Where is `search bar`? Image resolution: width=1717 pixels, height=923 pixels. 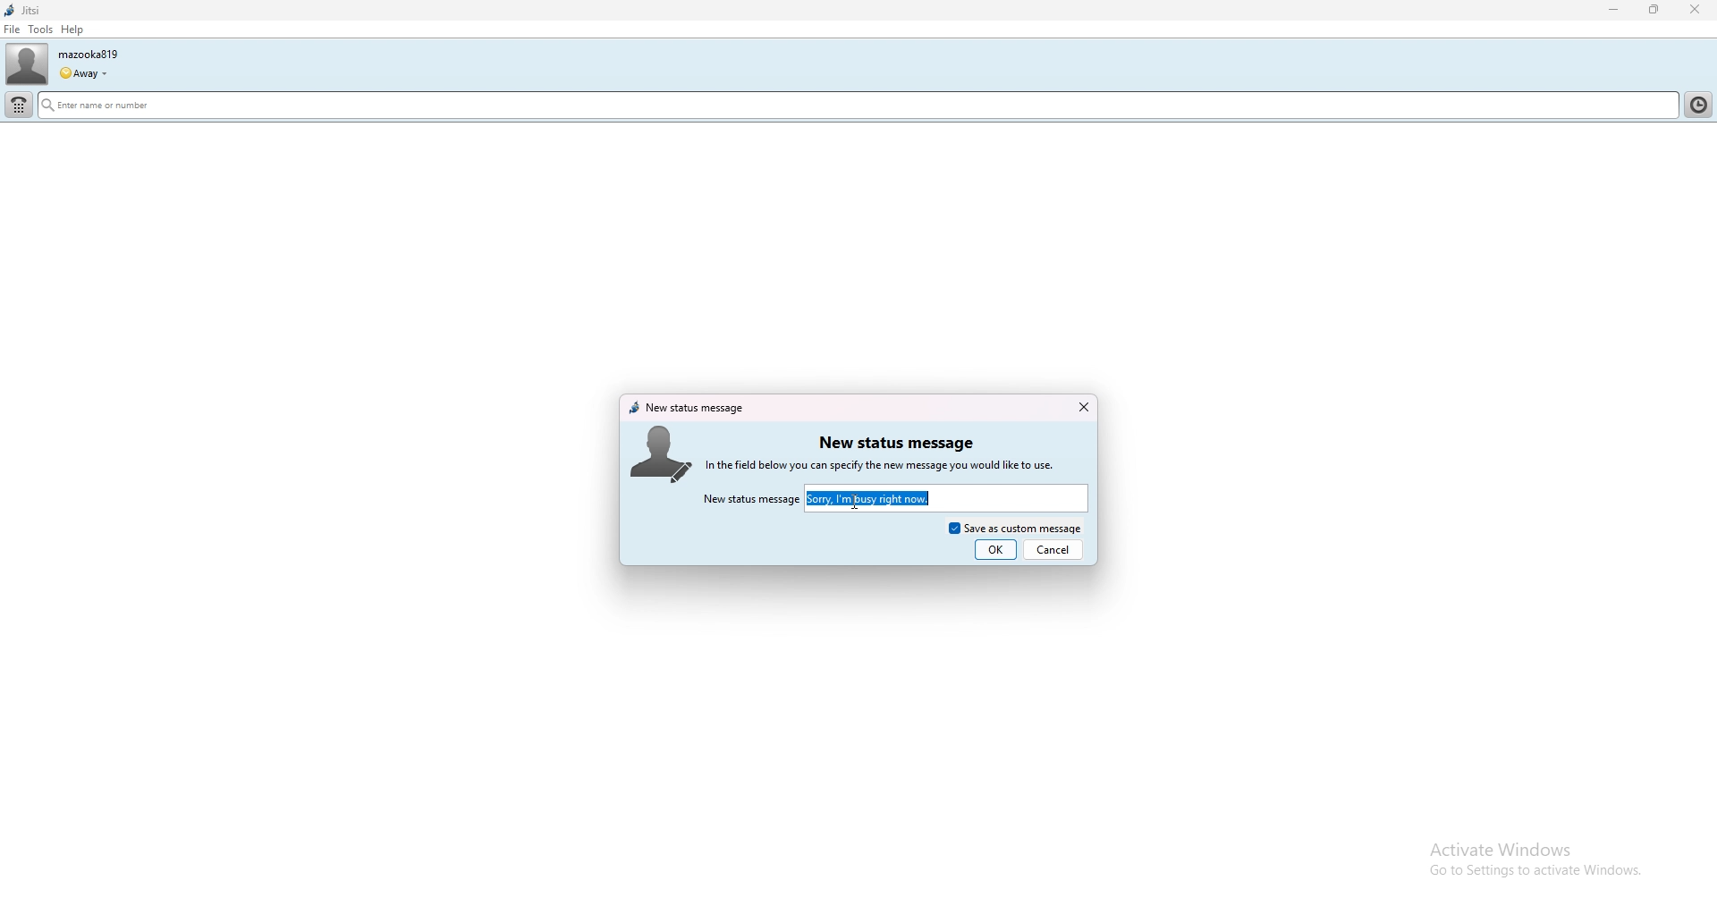 search bar is located at coordinates (711, 107).